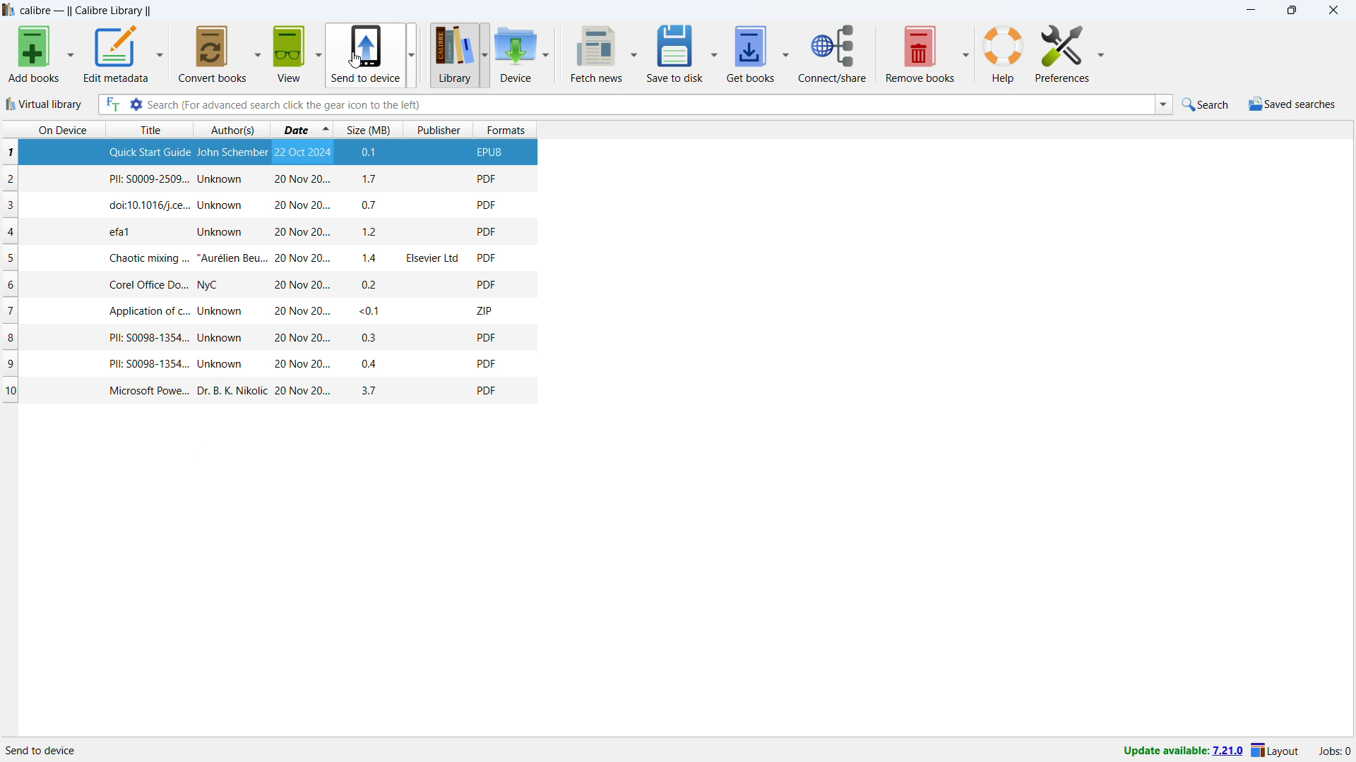 The height and width of the screenshot is (762, 1356). What do you see at coordinates (265, 206) in the screenshot?
I see `one book entry` at bounding box center [265, 206].